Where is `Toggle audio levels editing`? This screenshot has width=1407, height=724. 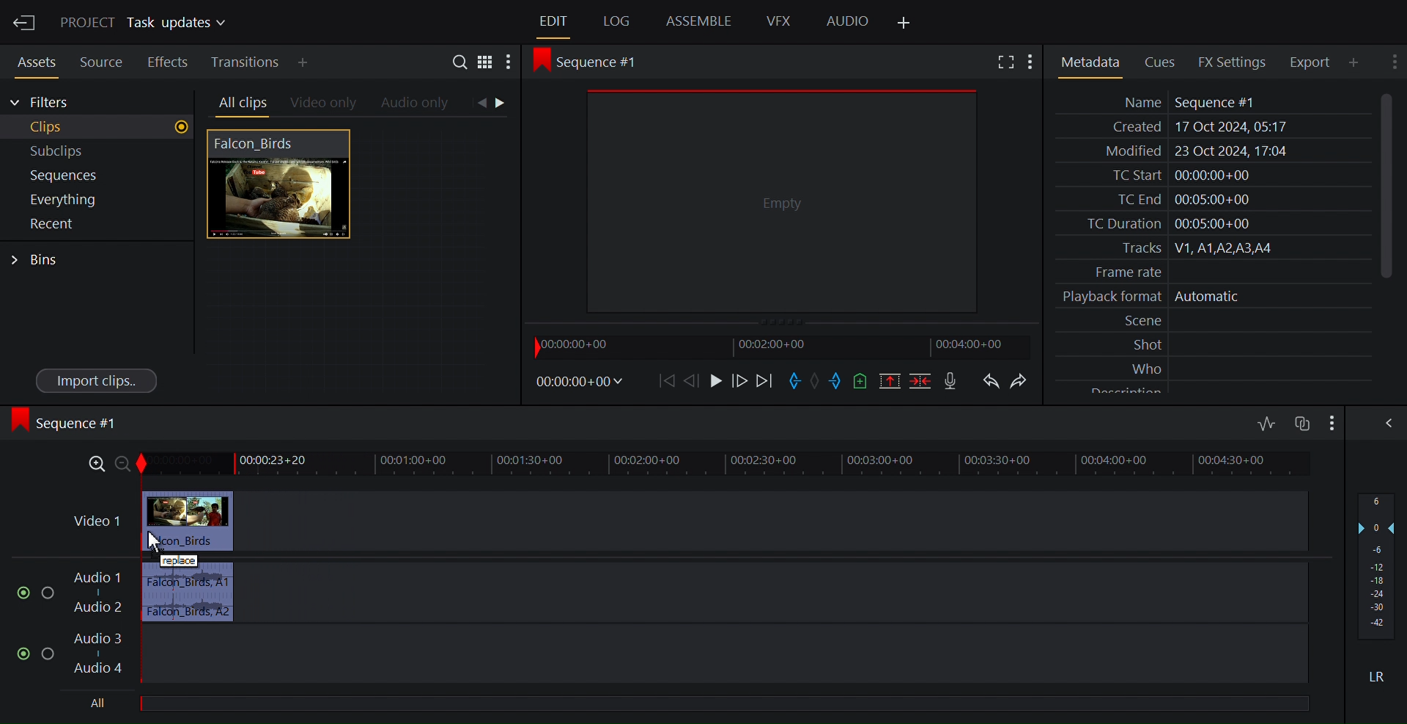 Toggle audio levels editing is located at coordinates (1267, 421).